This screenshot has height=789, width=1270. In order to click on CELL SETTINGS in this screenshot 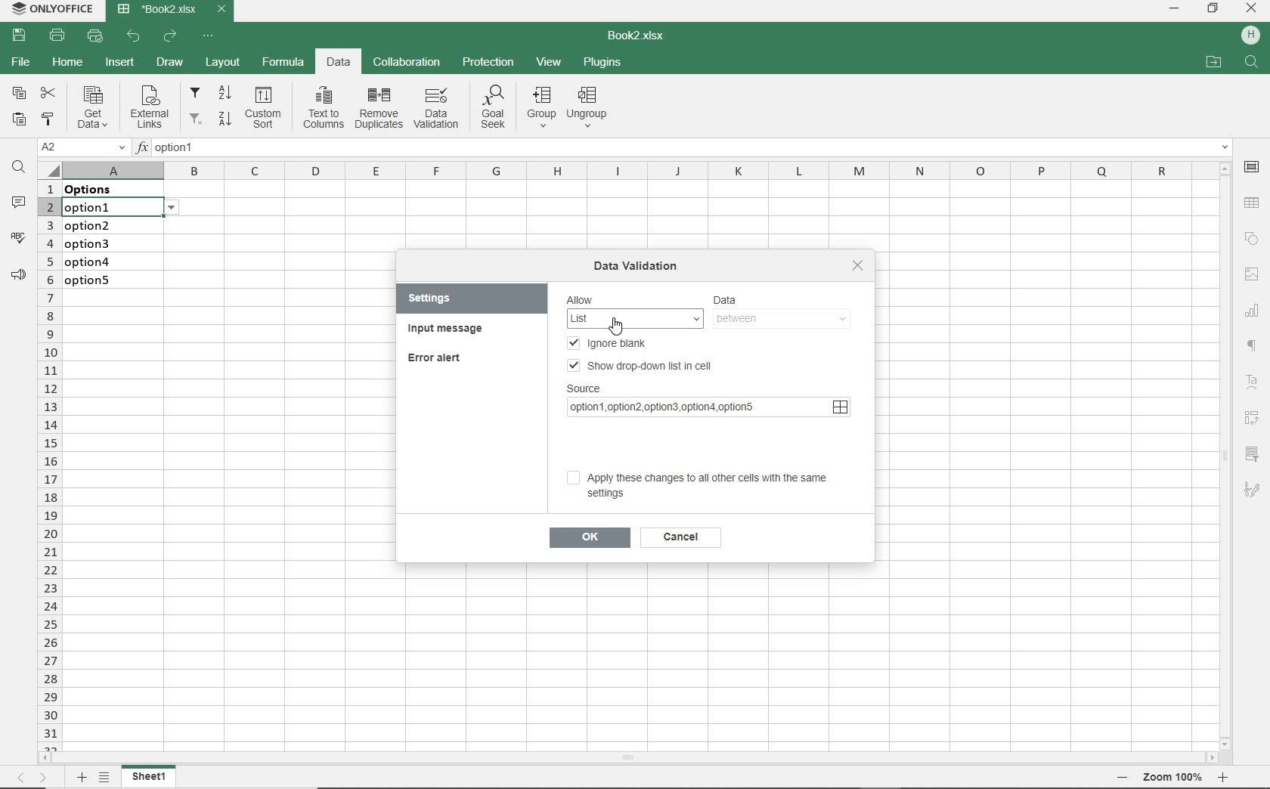, I will do `click(1252, 169)`.